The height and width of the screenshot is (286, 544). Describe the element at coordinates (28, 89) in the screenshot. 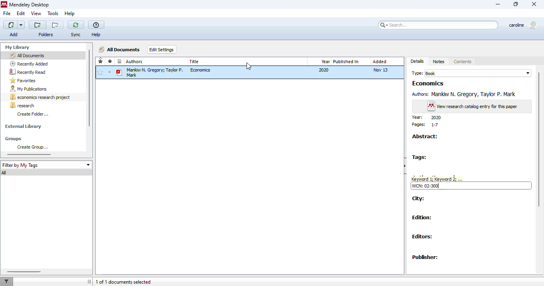

I see `my publications` at that location.